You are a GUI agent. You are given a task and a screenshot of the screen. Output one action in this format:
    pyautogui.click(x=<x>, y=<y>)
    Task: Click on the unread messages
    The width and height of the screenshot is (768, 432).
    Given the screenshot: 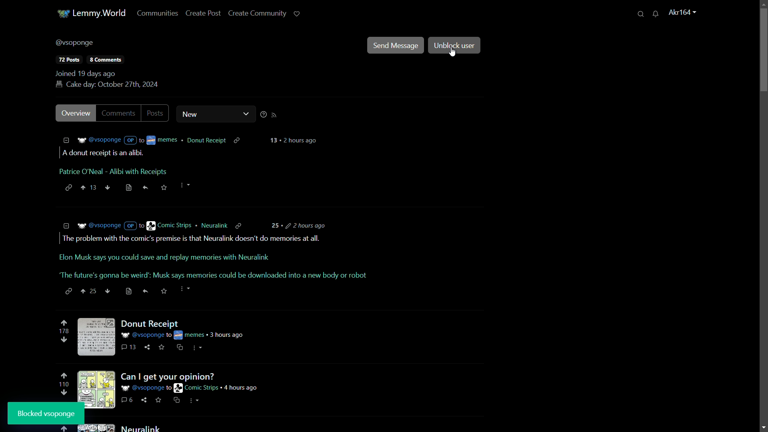 What is the action you would take?
    pyautogui.click(x=656, y=14)
    